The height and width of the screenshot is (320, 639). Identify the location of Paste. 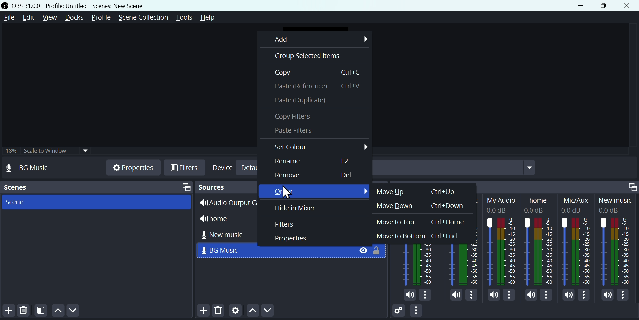
(316, 86).